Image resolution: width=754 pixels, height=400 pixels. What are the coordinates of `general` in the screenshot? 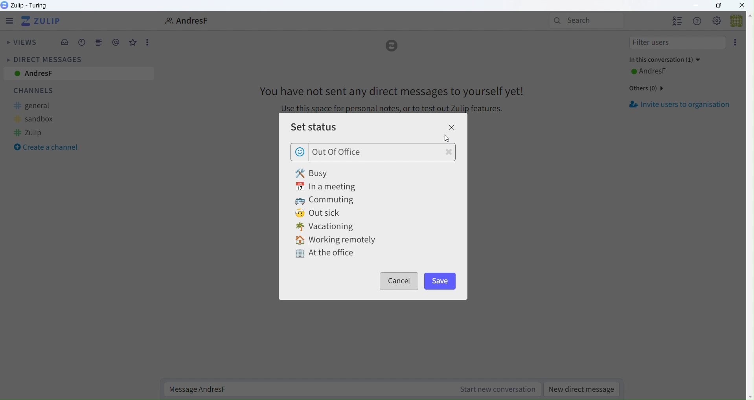 It's located at (38, 106).